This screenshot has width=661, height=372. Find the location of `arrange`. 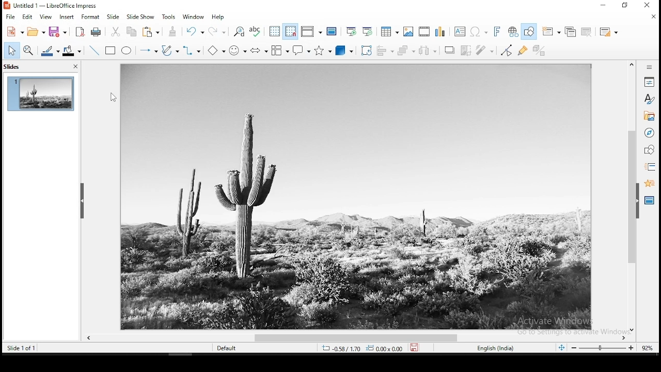

arrange is located at coordinates (406, 51).